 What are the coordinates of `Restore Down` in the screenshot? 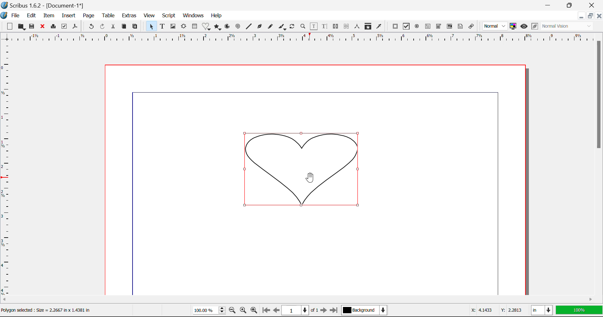 It's located at (550, 5).